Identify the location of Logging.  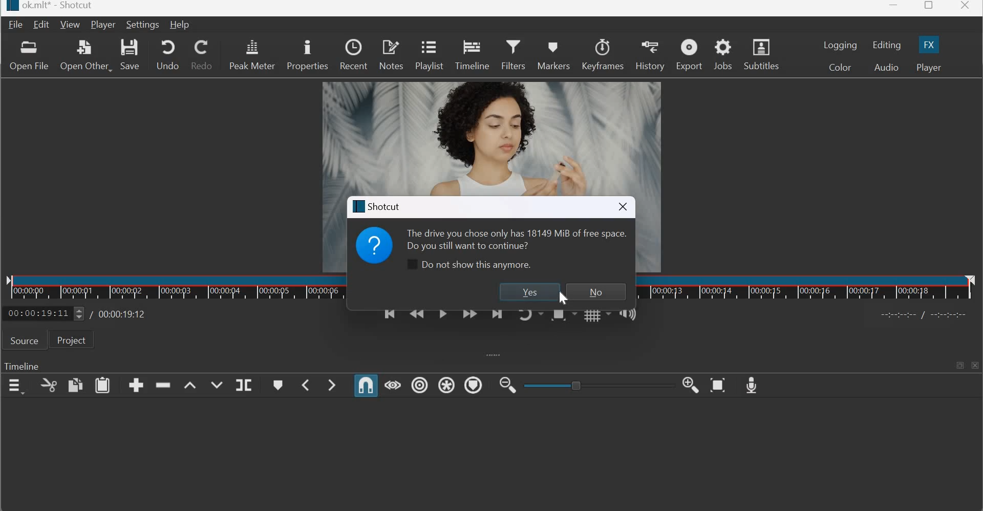
(841, 45).